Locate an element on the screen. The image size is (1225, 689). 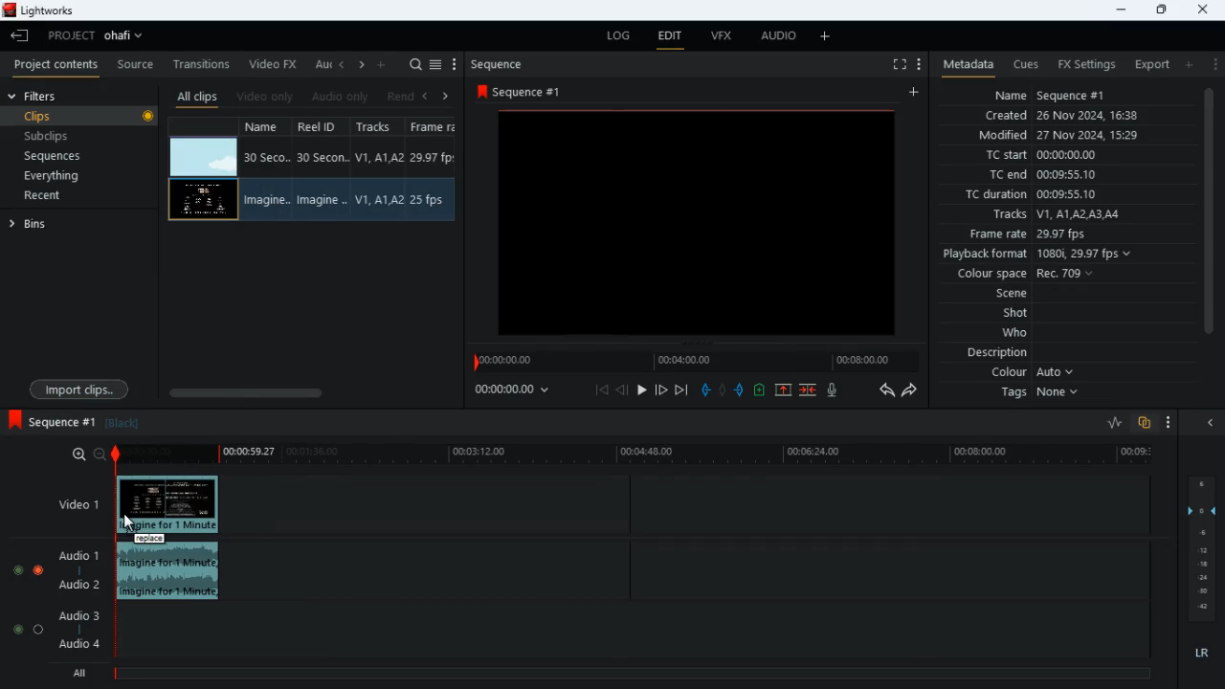
merge is located at coordinates (810, 391).